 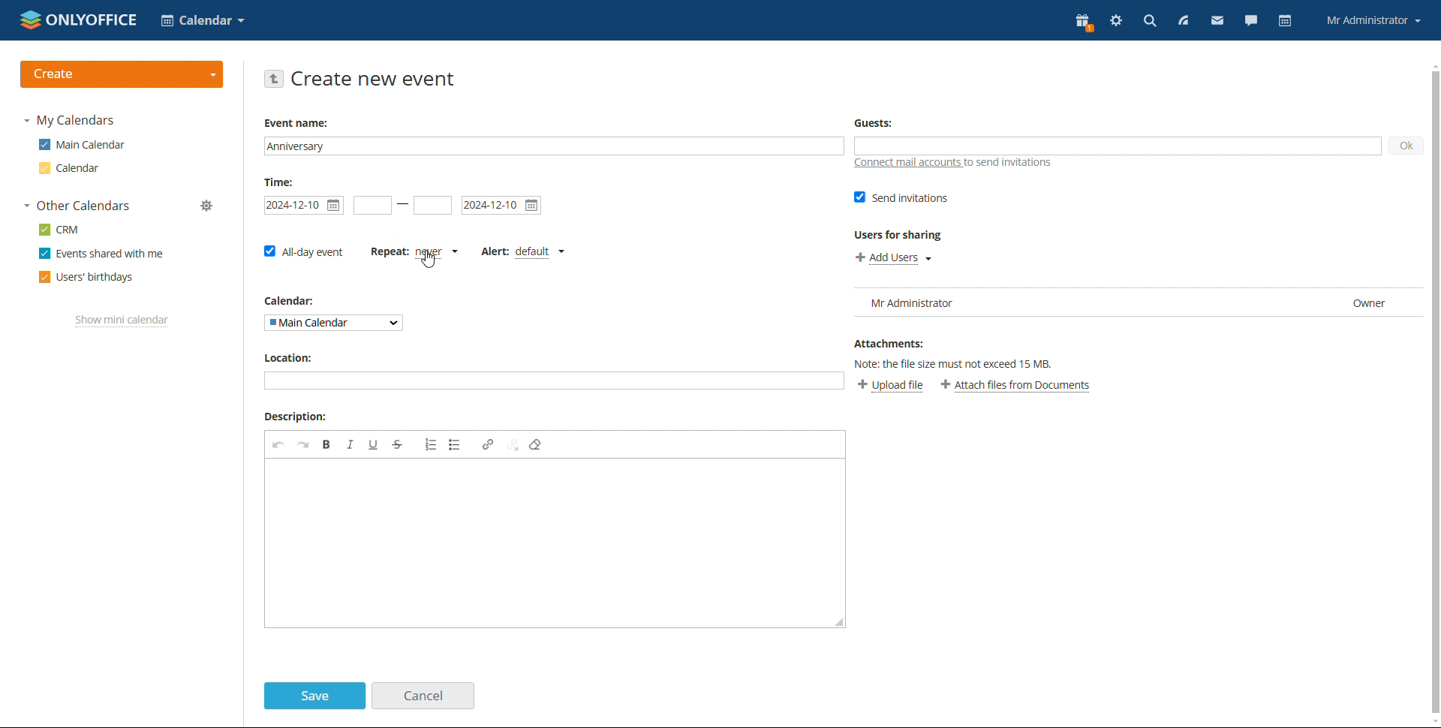 What do you see at coordinates (77, 205) in the screenshot?
I see `other calendars` at bounding box center [77, 205].